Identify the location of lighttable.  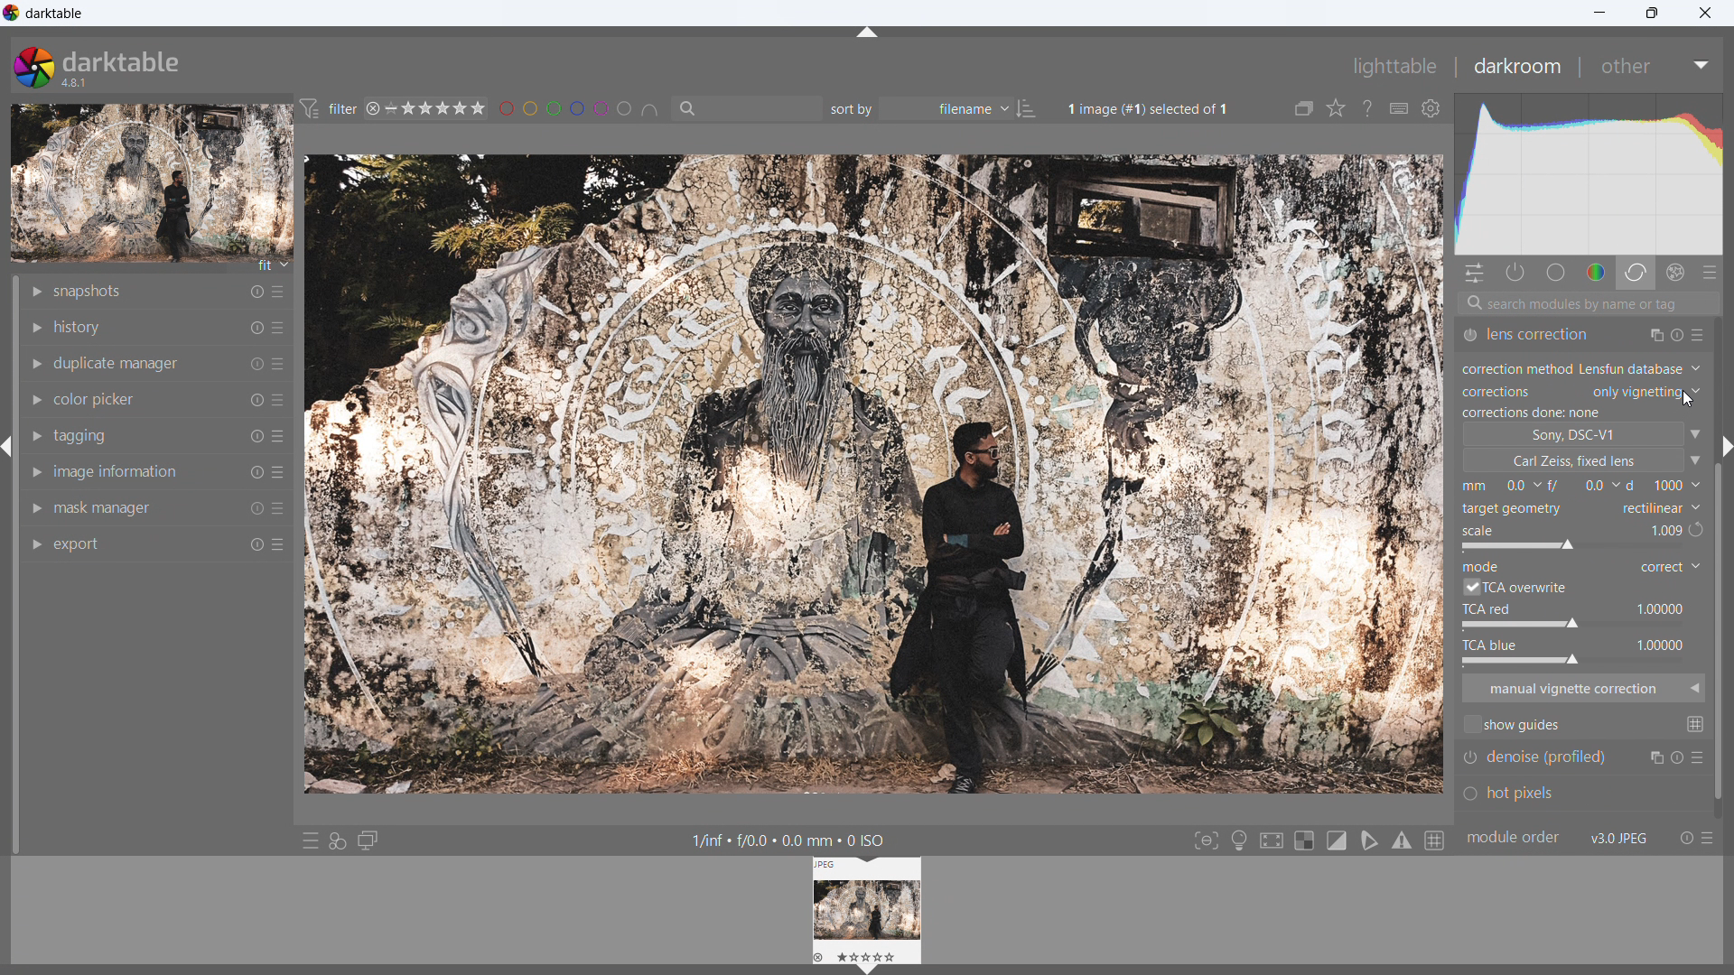
(1396, 65).